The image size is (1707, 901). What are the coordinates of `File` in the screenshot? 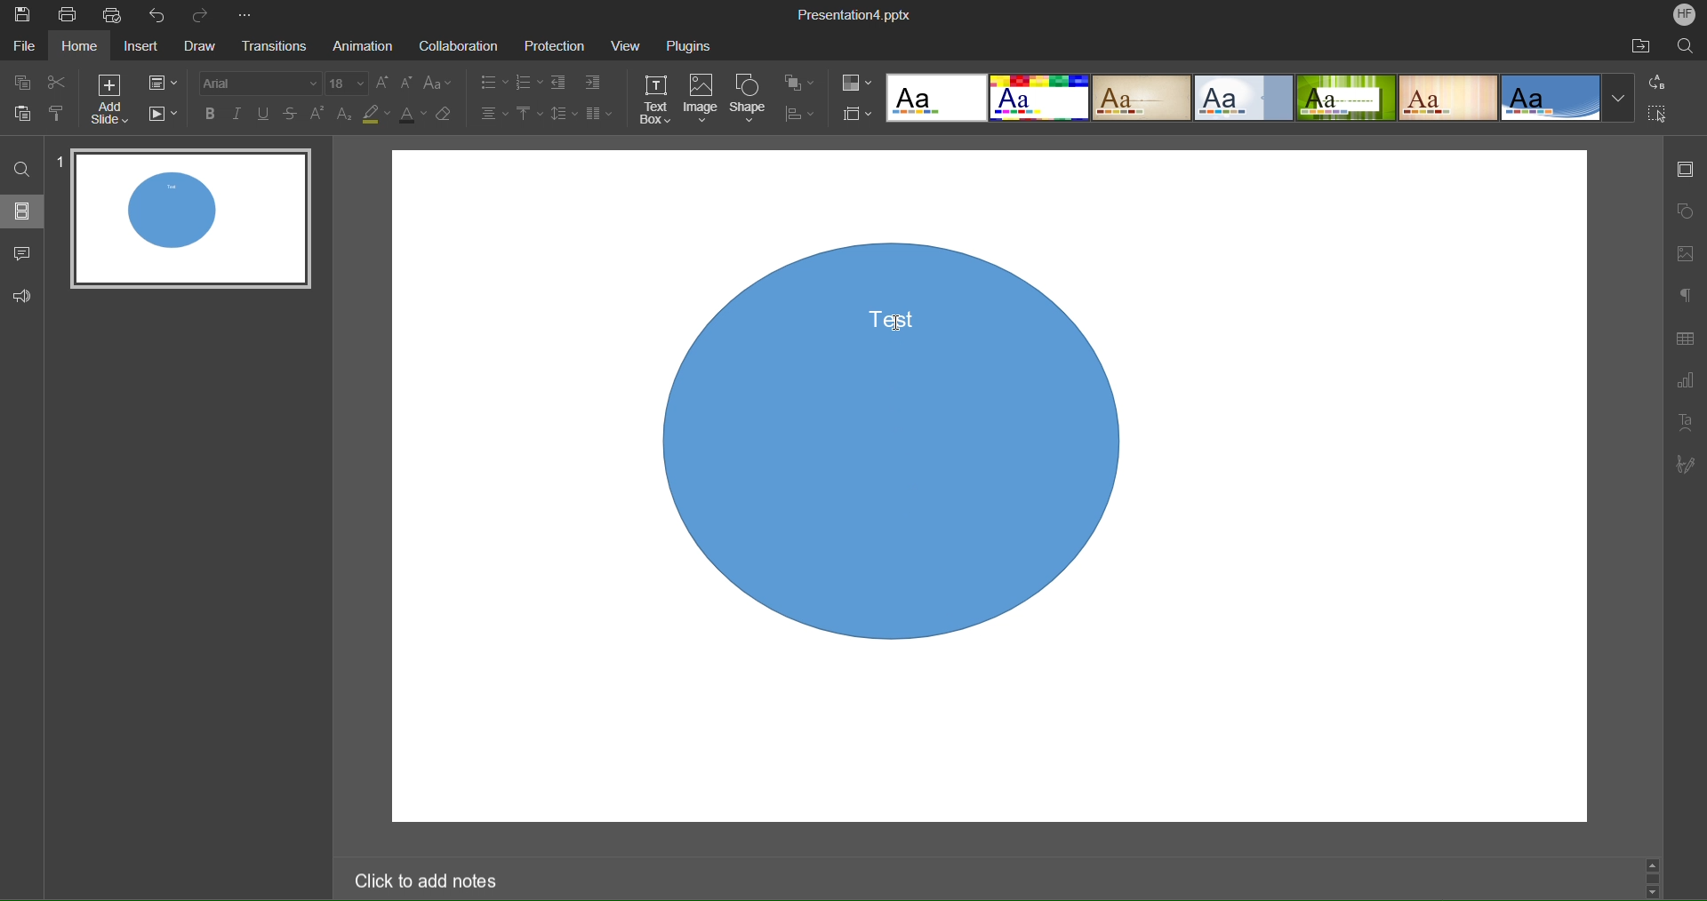 It's located at (23, 47).